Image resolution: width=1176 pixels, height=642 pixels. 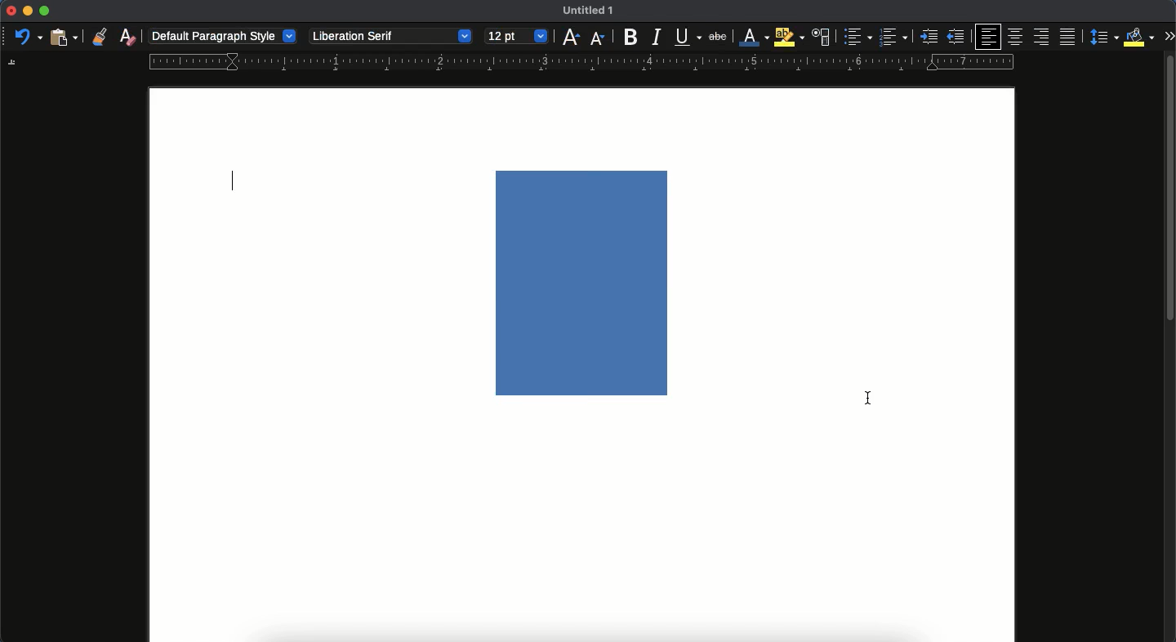 I want to click on paragraph spacing, so click(x=1101, y=37).